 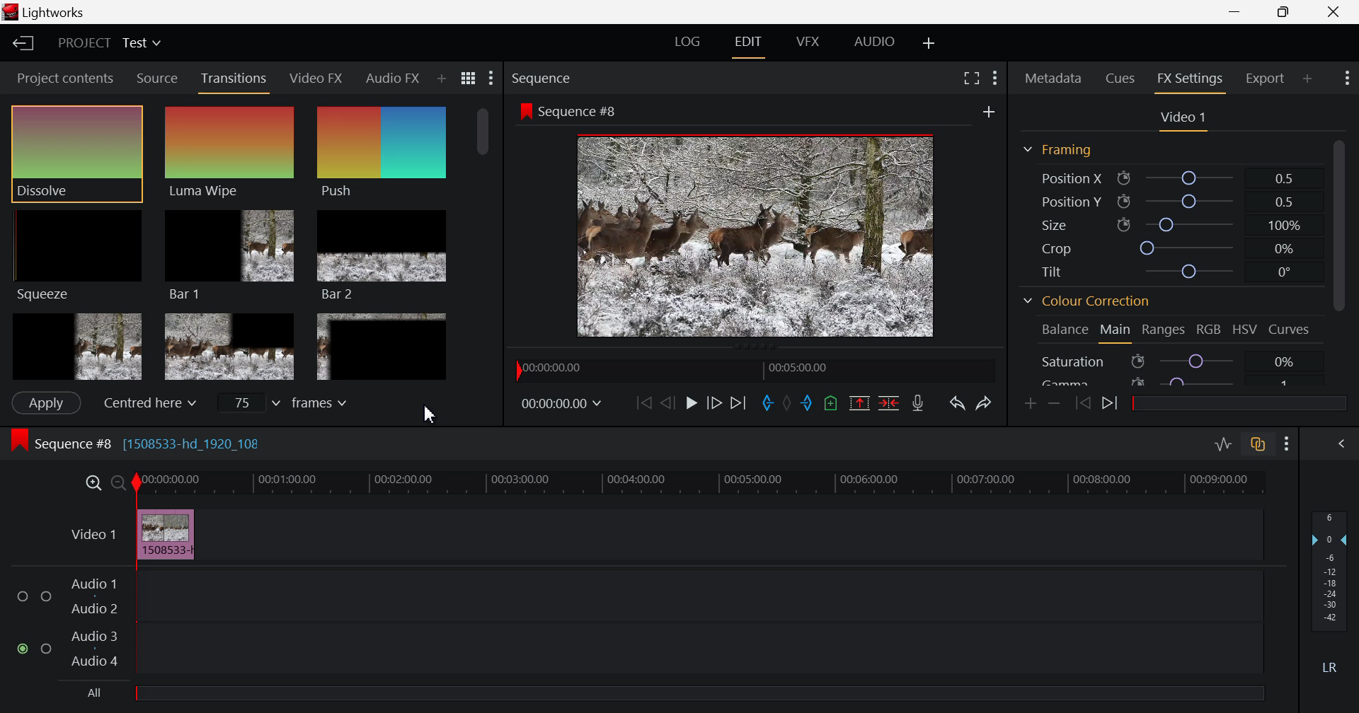 I want to click on Crop, so click(x=1164, y=247).